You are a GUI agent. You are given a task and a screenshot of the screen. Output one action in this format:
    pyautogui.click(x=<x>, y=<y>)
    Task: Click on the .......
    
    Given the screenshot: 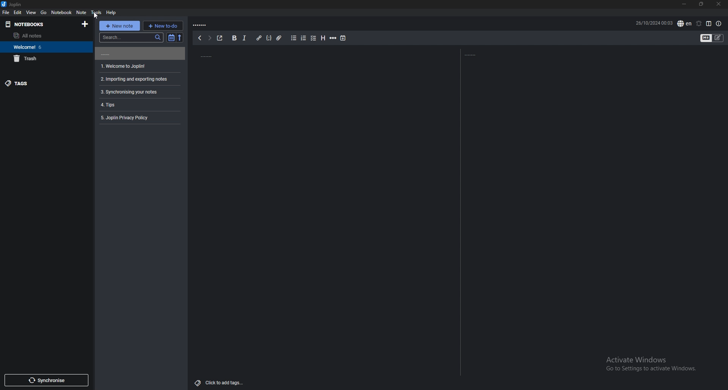 What is the action you would take?
    pyautogui.click(x=139, y=53)
    